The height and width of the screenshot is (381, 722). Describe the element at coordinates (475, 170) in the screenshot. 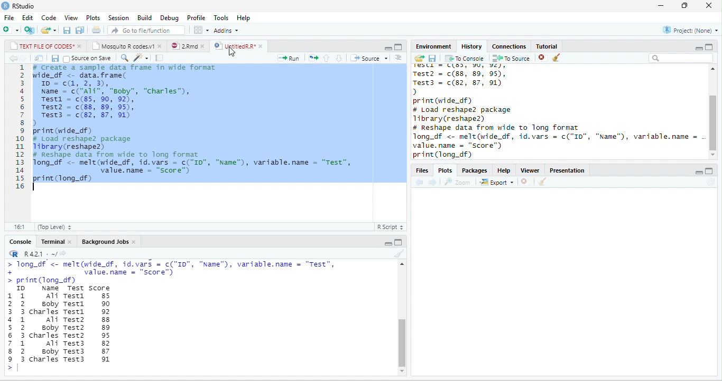

I see `Packages` at that location.